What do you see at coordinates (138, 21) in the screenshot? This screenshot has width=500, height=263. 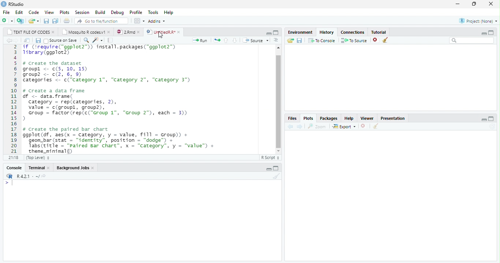 I see `workspace panes` at bounding box center [138, 21].